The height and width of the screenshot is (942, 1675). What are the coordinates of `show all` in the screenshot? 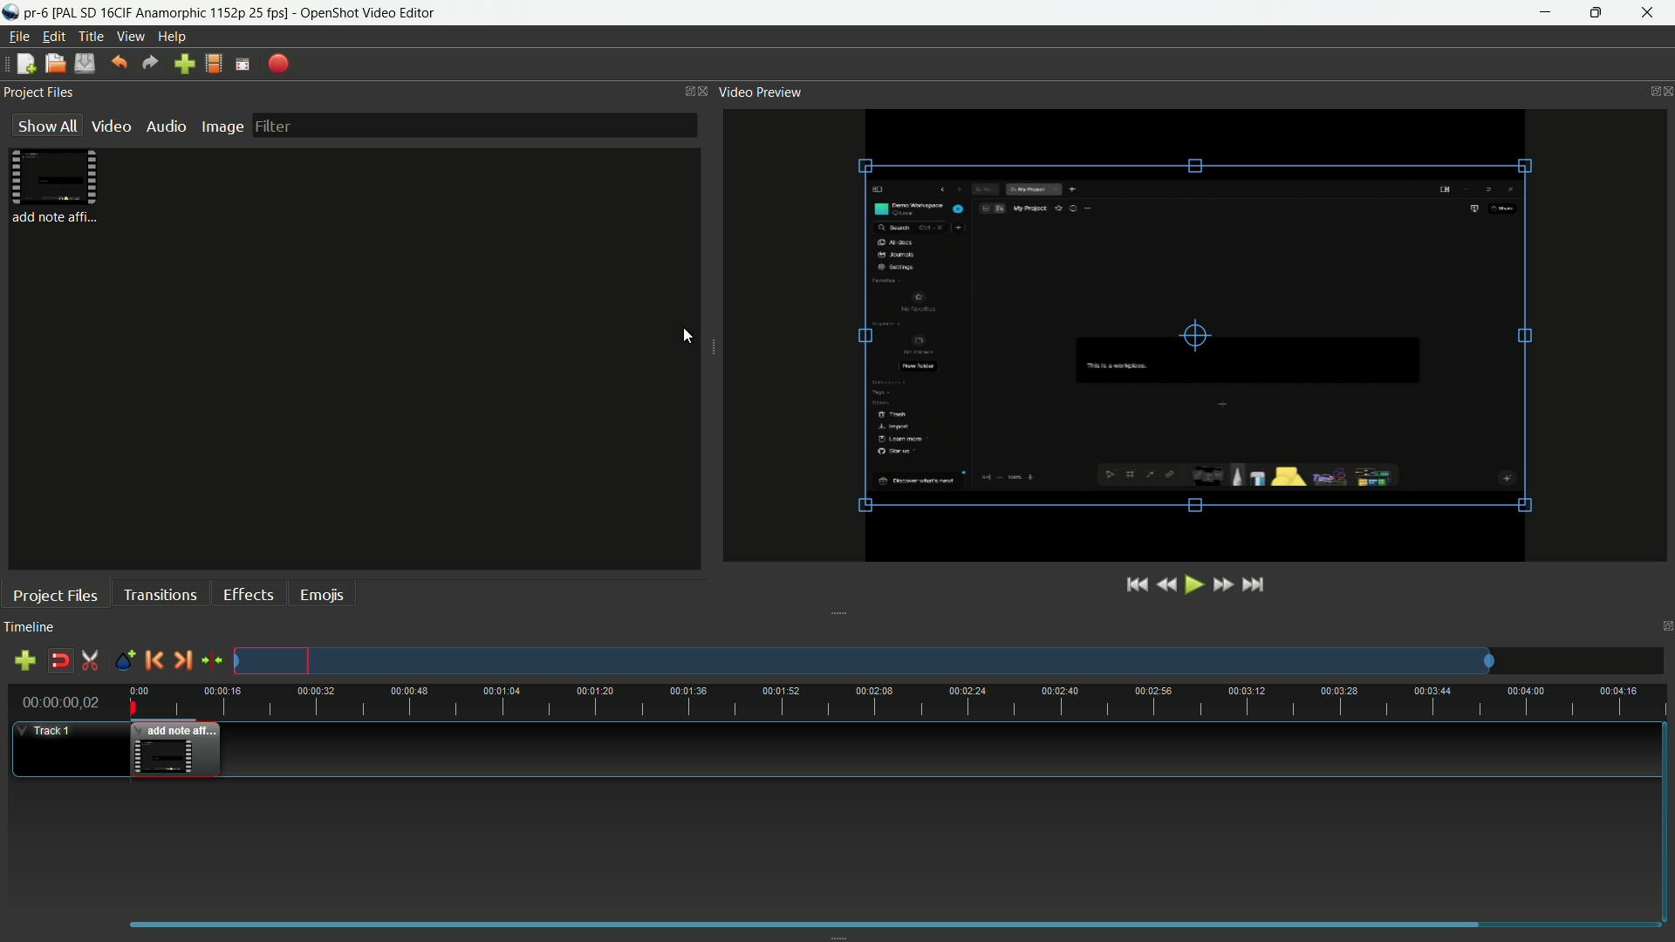 It's located at (46, 125).